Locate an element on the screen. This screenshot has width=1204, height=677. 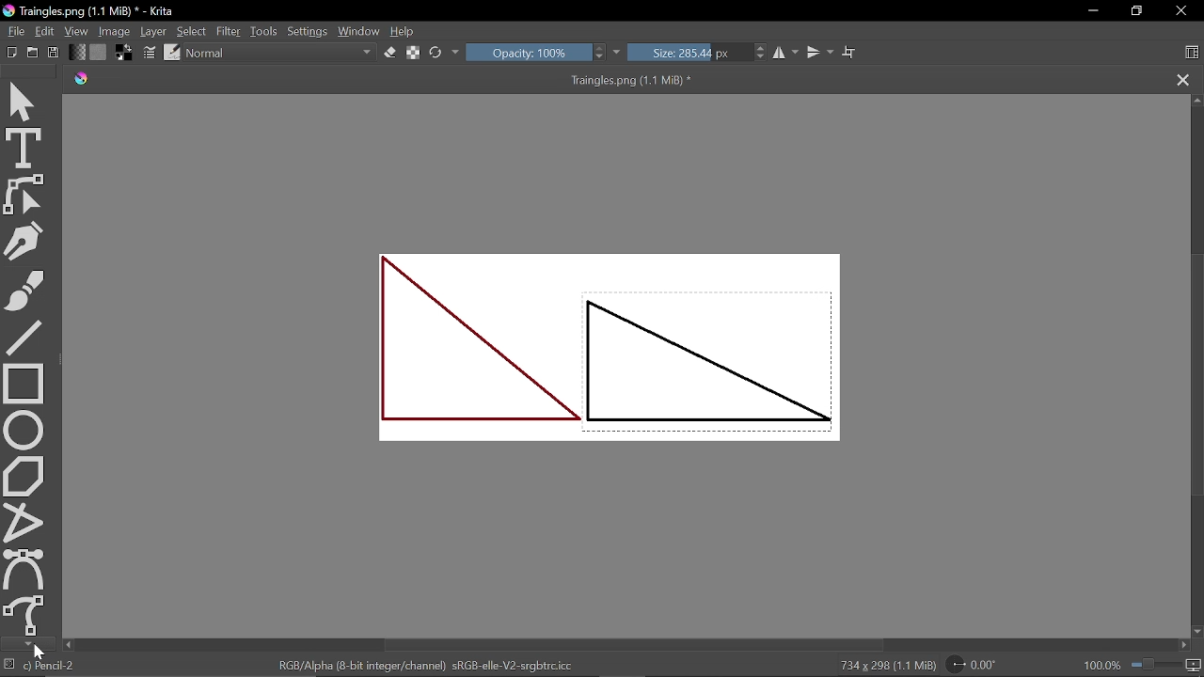
Wrap text tool is located at coordinates (850, 53).